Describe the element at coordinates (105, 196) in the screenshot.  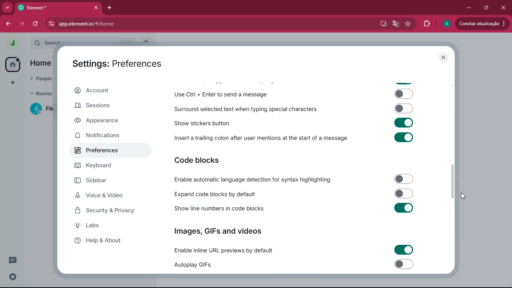
I see `voice & video` at that location.